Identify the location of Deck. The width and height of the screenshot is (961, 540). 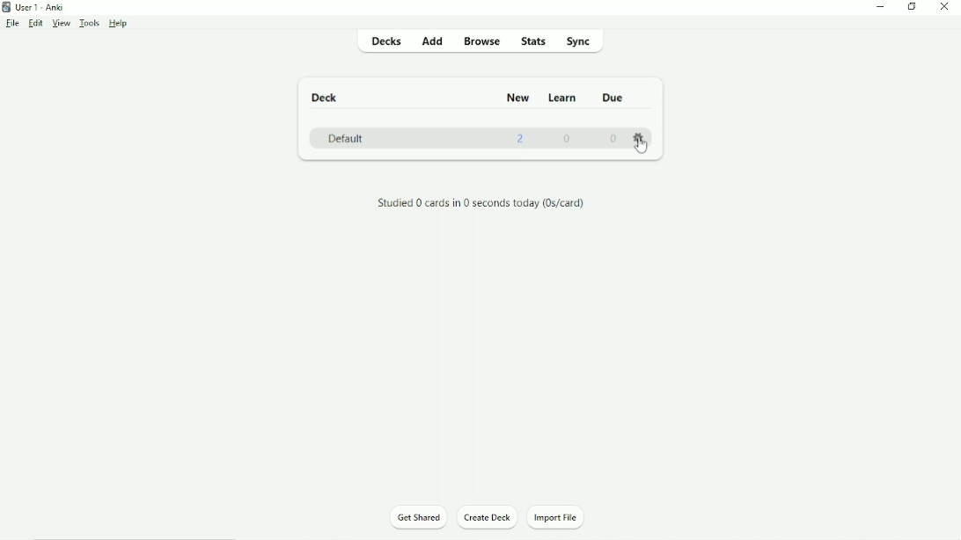
(327, 98).